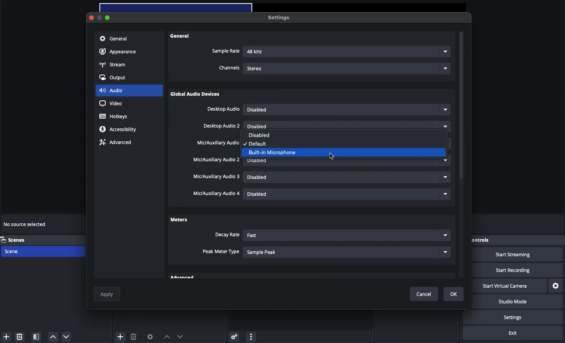  I want to click on 48, so click(347, 52).